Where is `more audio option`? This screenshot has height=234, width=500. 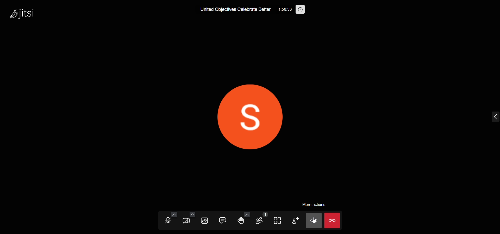
more audio option is located at coordinates (173, 214).